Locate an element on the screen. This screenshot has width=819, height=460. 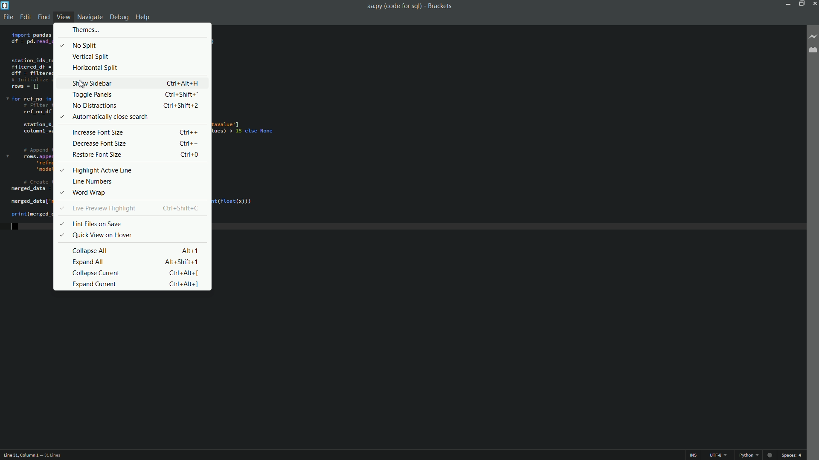
automatically close search is located at coordinates (103, 116).